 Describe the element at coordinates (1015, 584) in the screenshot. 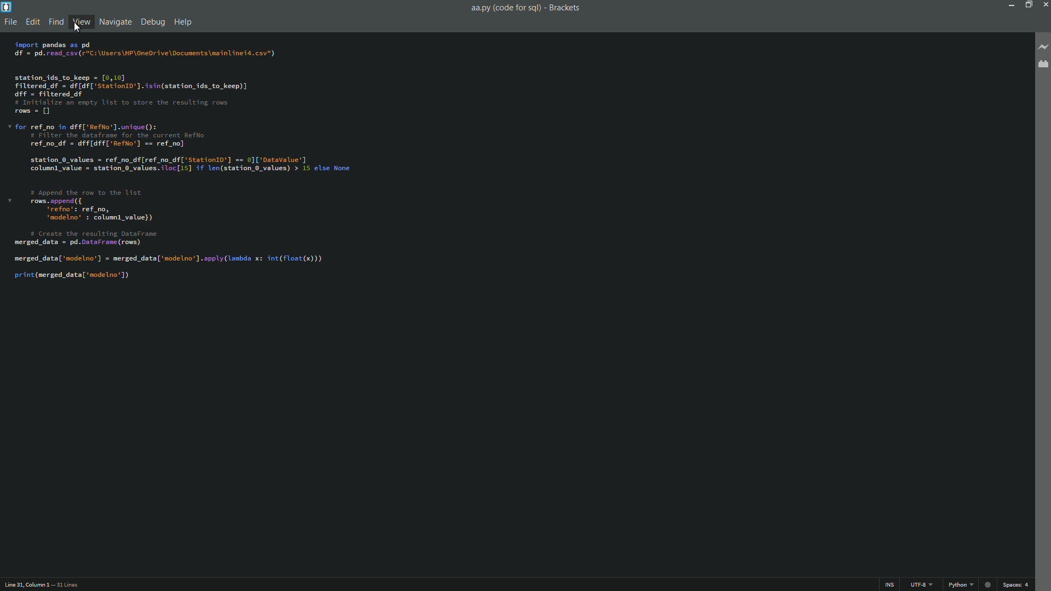

I see `space` at that location.